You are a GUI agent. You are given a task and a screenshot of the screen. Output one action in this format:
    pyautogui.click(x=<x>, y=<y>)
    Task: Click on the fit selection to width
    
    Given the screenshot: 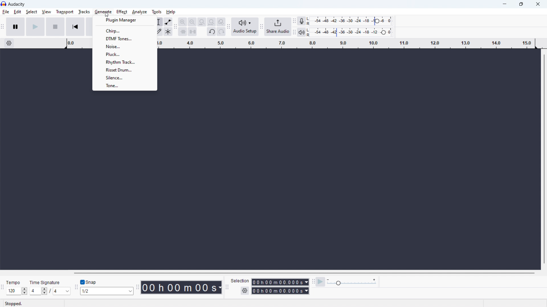 What is the action you would take?
    pyautogui.click(x=202, y=22)
    